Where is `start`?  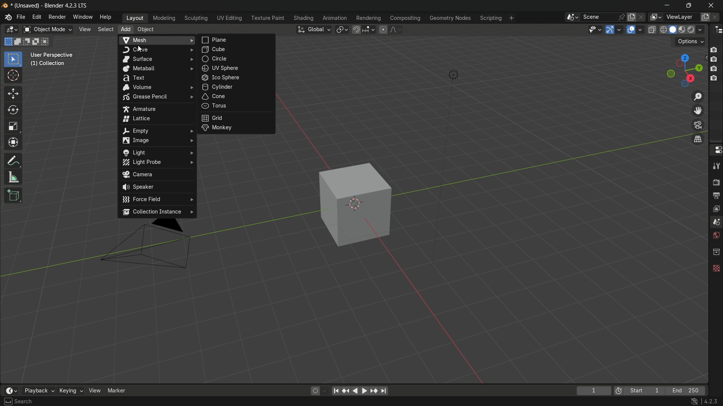
start is located at coordinates (645, 390).